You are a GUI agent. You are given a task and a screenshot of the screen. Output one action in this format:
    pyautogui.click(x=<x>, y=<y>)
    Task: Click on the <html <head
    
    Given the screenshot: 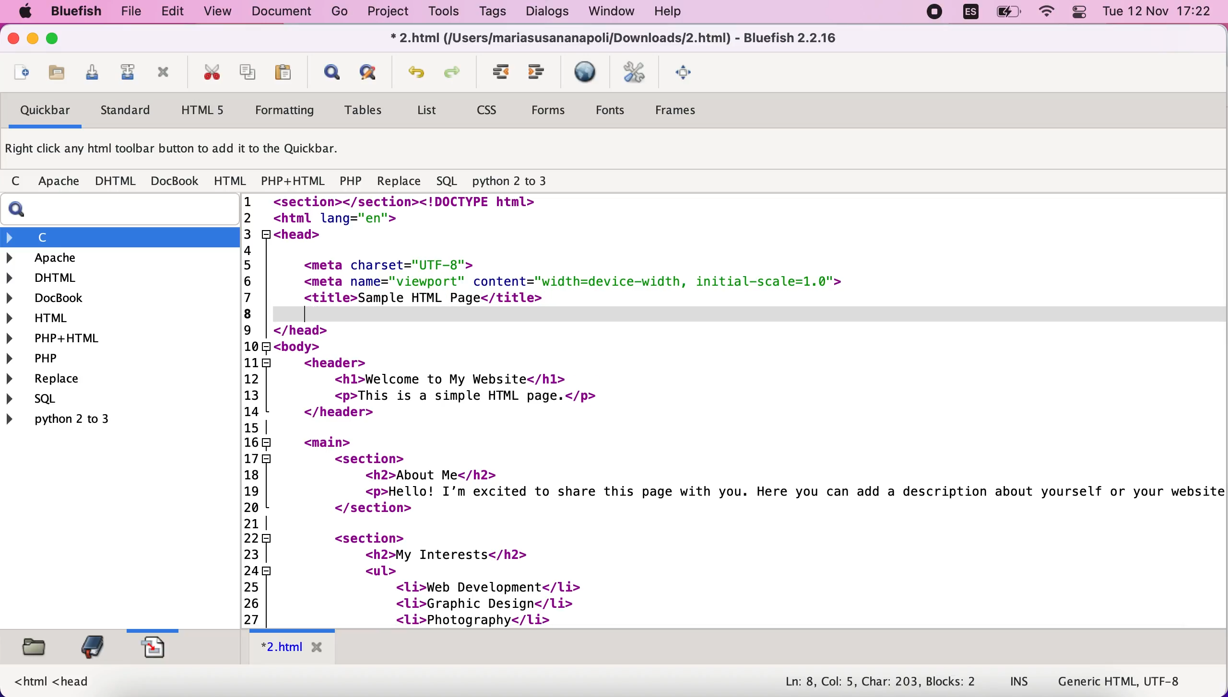 What is the action you would take?
    pyautogui.click(x=53, y=682)
    